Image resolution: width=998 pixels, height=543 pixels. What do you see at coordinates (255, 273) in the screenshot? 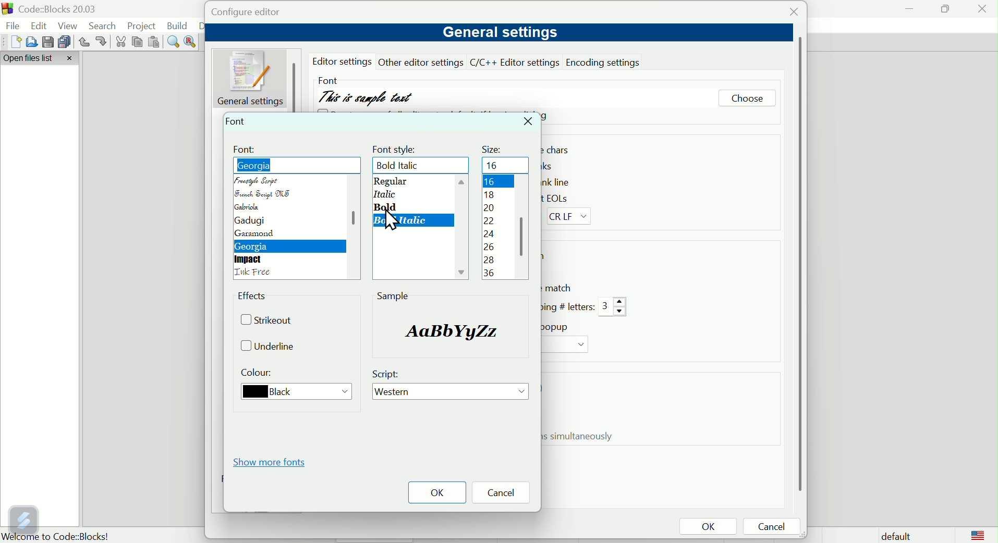
I see `language` at bounding box center [255, 273].